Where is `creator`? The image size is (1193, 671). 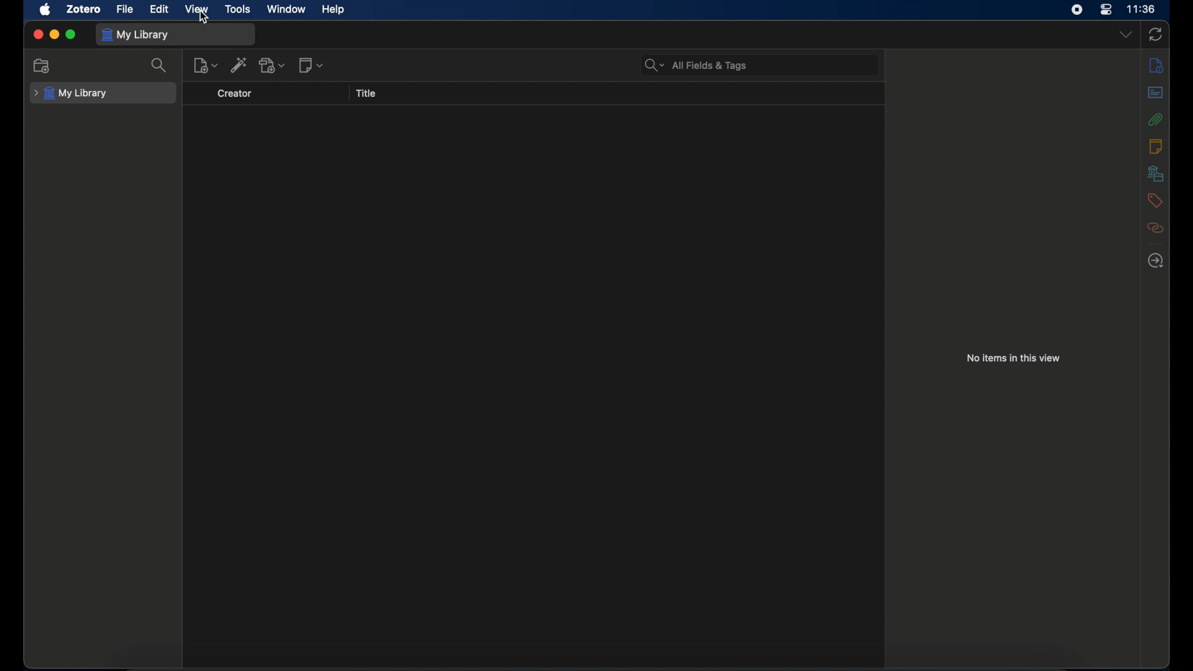
creator is located at coordinates (235, 94).